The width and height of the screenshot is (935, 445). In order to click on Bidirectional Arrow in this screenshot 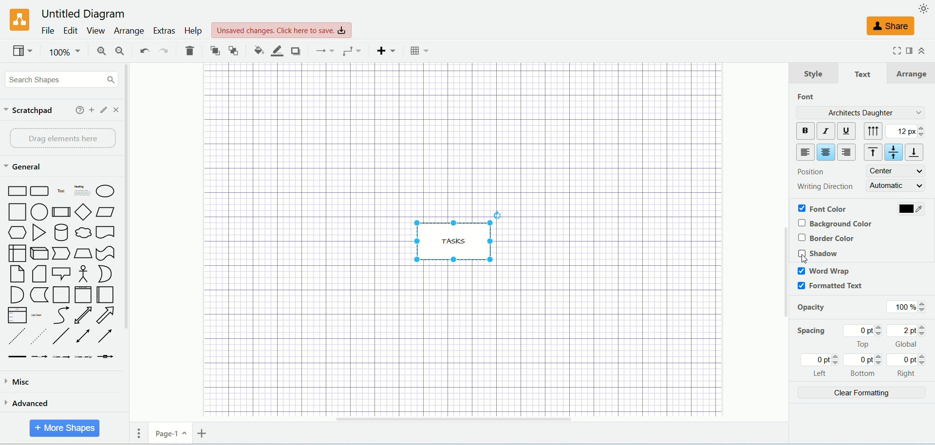, I will do `click(83, 315)`.